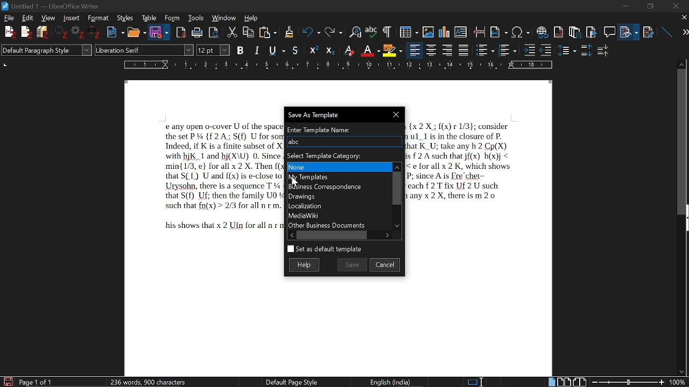 The image size is (689, 387). What do you see at coordinates (197, 32) in the screenshot?
I see `print` at bounding box center [197, 32].